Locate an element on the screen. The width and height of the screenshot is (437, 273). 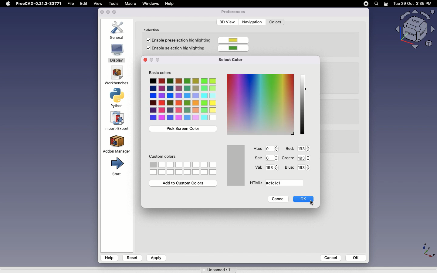
close is located at coordinates (102, 12).